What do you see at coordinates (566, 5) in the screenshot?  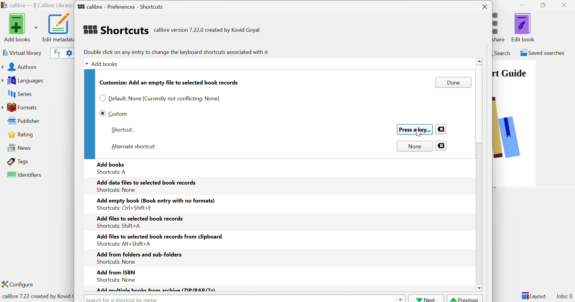 I see `Close` at bounding box center [566, 5].